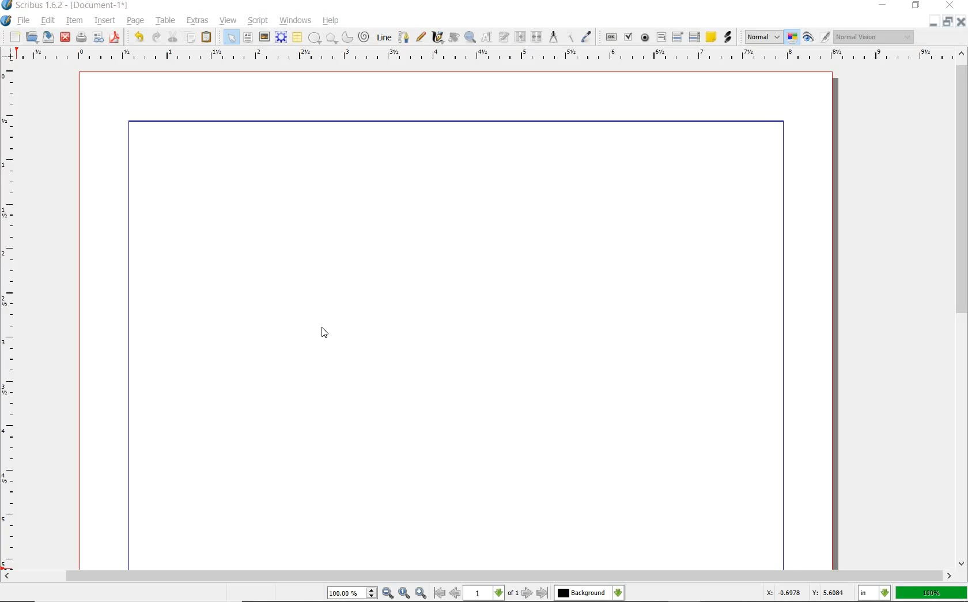  Describe the element at coordinates (363, 37) in the screenshot. I see `SPIRAL` at that location.